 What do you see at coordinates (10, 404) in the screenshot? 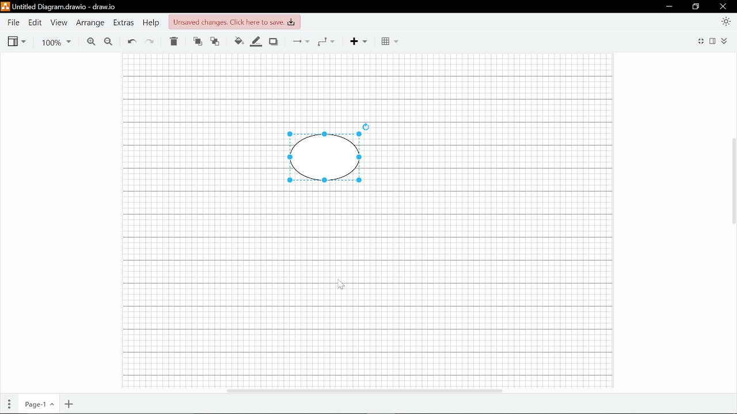
I see `Pages` at bounding box center [10, 404].